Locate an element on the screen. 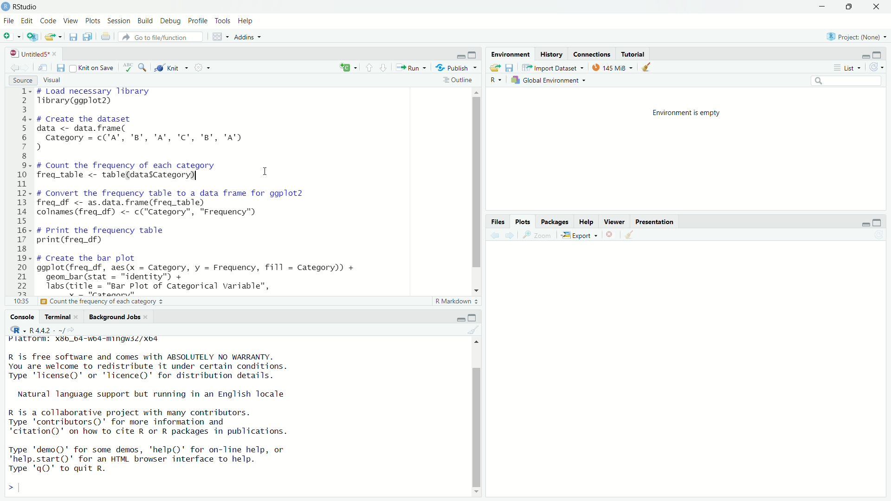  edit is located at coordinates (27, 21).